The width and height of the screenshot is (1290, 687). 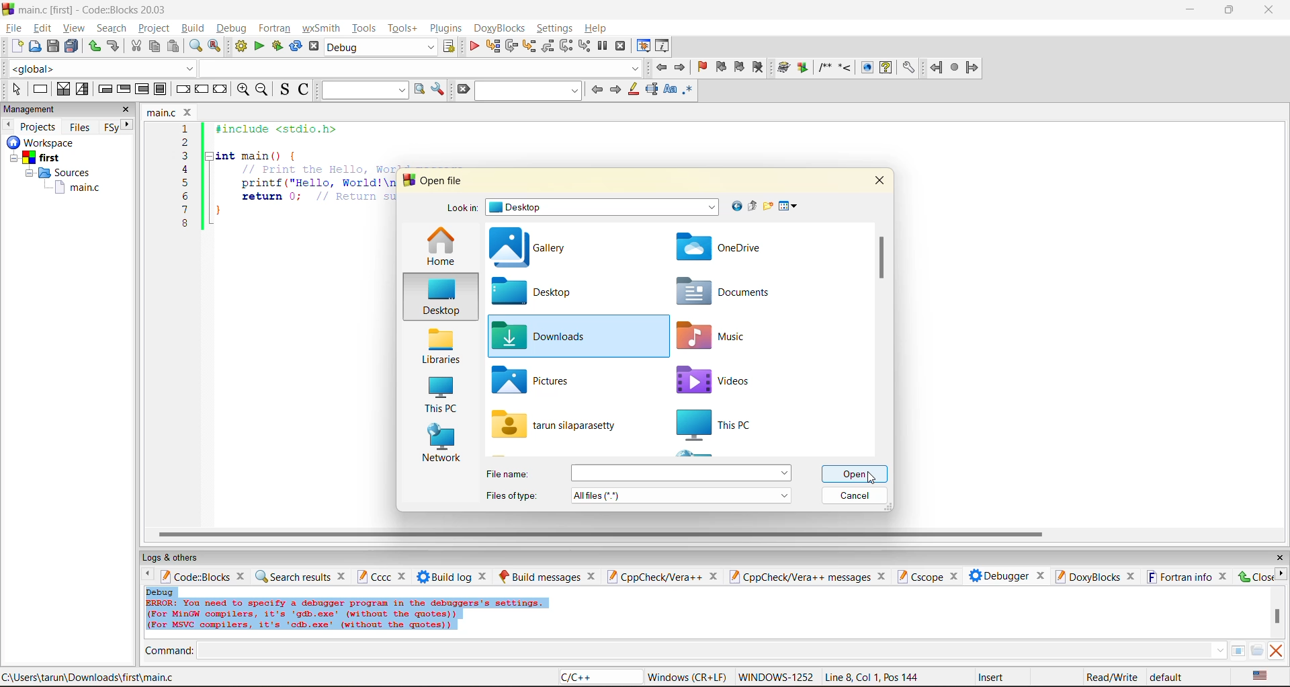 I want to click on next, so click(x=1281, y=573).